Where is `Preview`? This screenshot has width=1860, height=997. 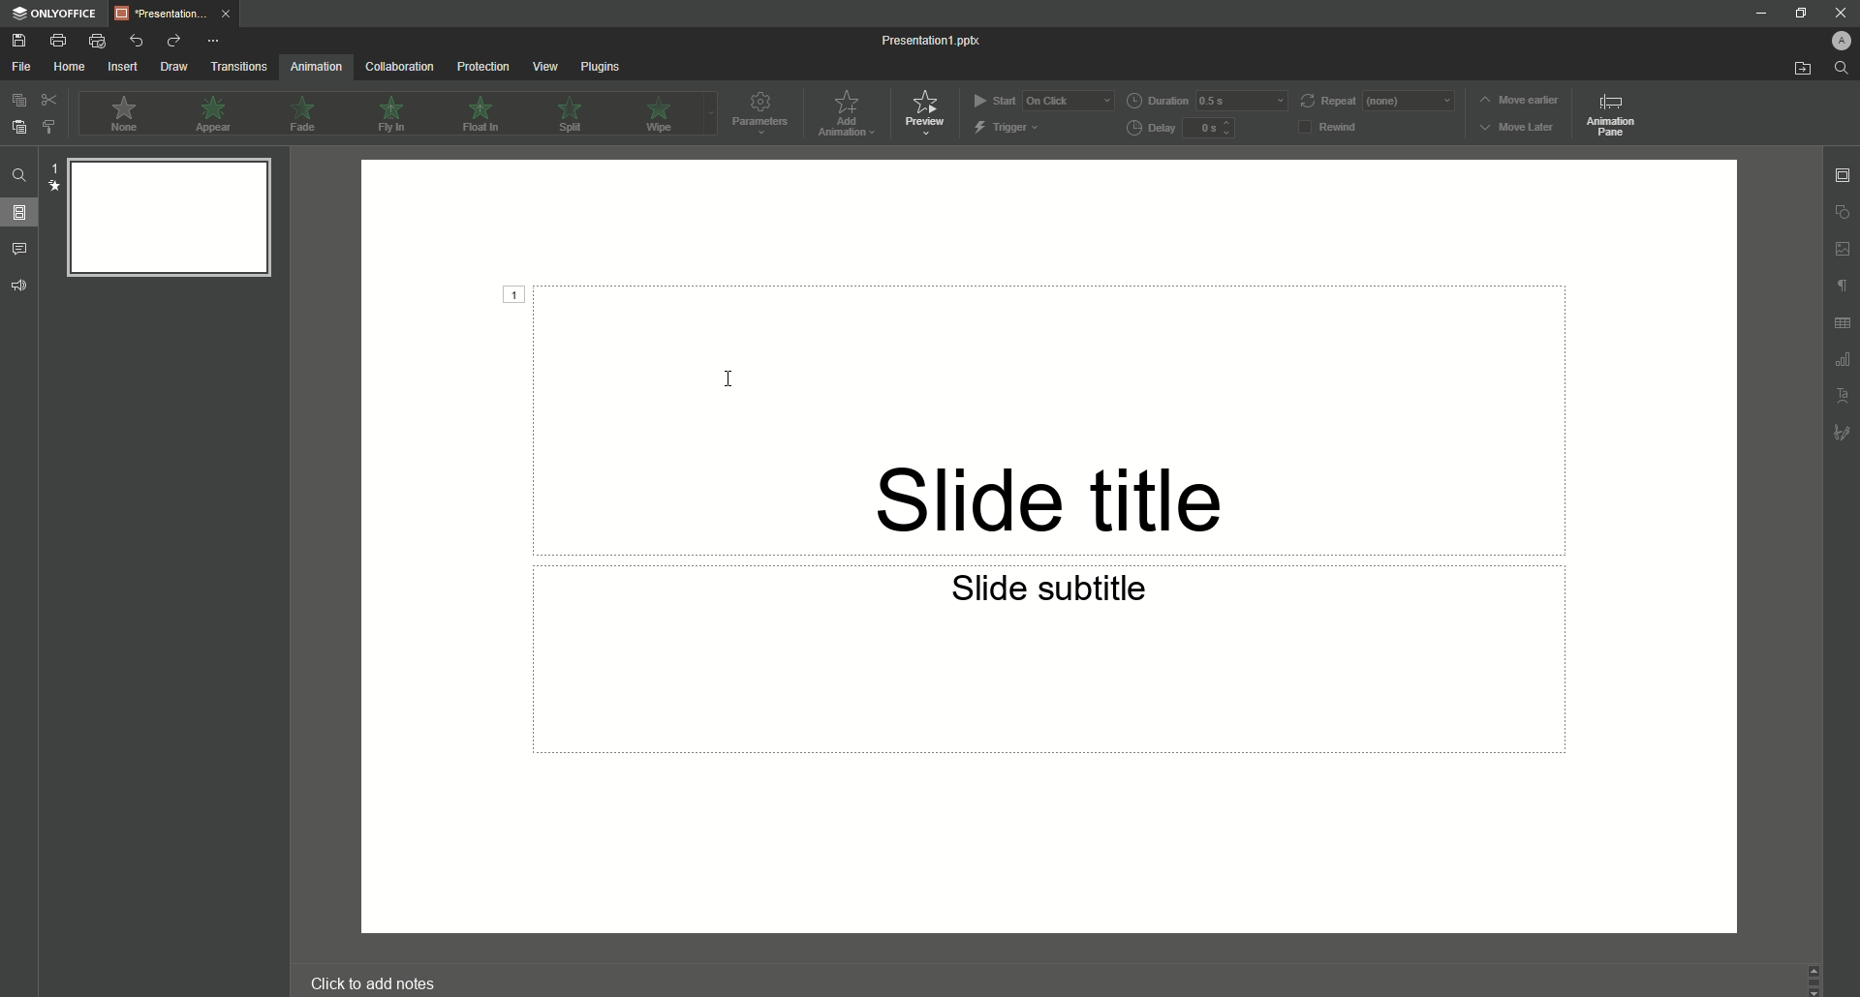 Preview is located at coordinates (924, 112).